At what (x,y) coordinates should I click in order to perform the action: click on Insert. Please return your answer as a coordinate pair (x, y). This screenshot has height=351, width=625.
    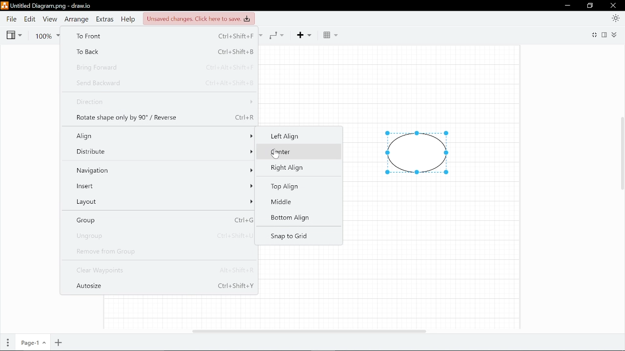
    Looking at the image, I should click on (162, 185).